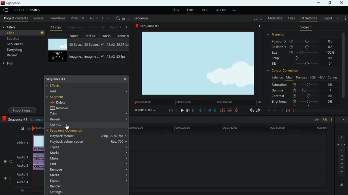  I want to click on filters, so click(11, 27).